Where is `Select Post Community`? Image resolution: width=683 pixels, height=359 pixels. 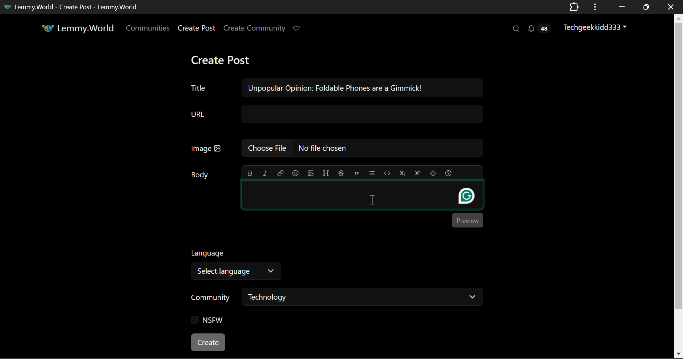 Select Post Community is located at coordinates (337, 298).